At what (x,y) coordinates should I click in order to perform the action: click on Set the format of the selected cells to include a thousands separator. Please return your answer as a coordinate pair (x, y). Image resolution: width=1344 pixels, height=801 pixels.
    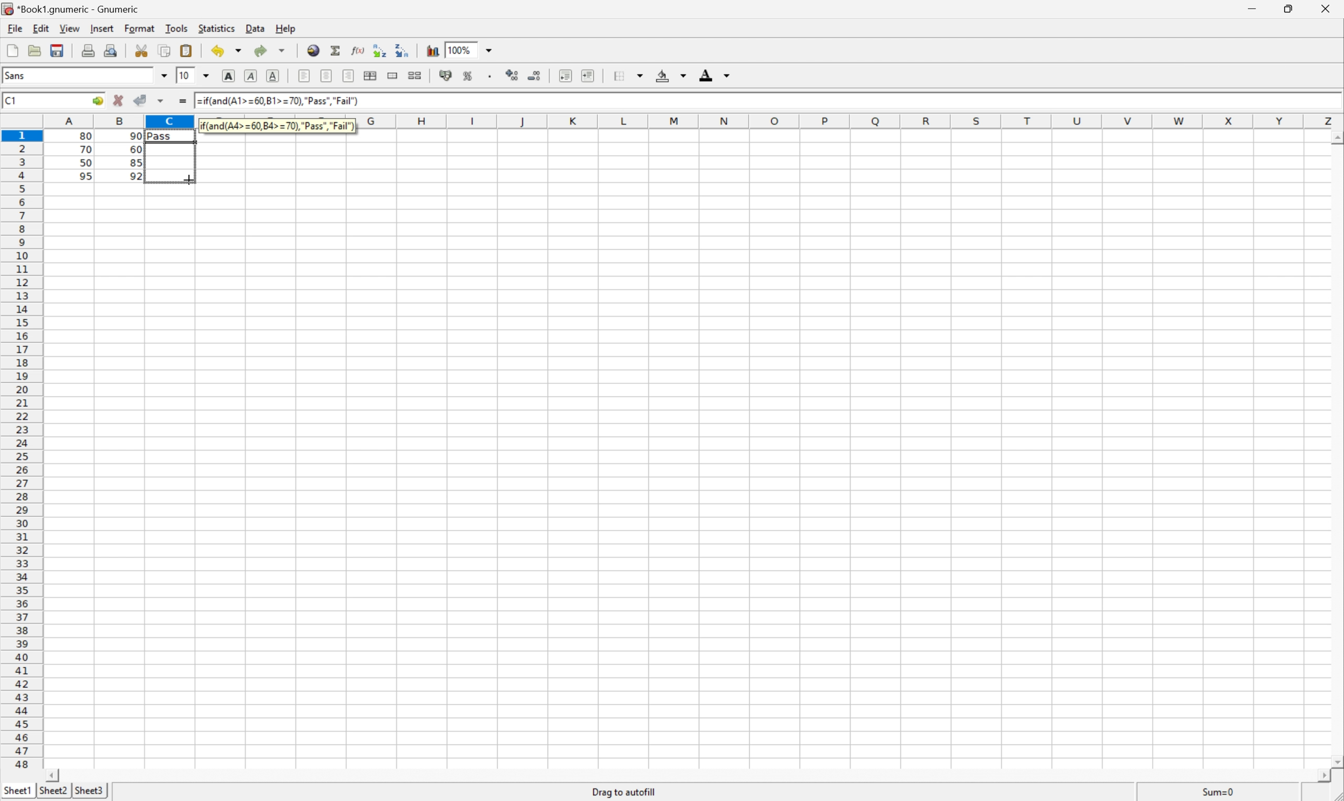
    Looking at the image, I should click on (492, 73).